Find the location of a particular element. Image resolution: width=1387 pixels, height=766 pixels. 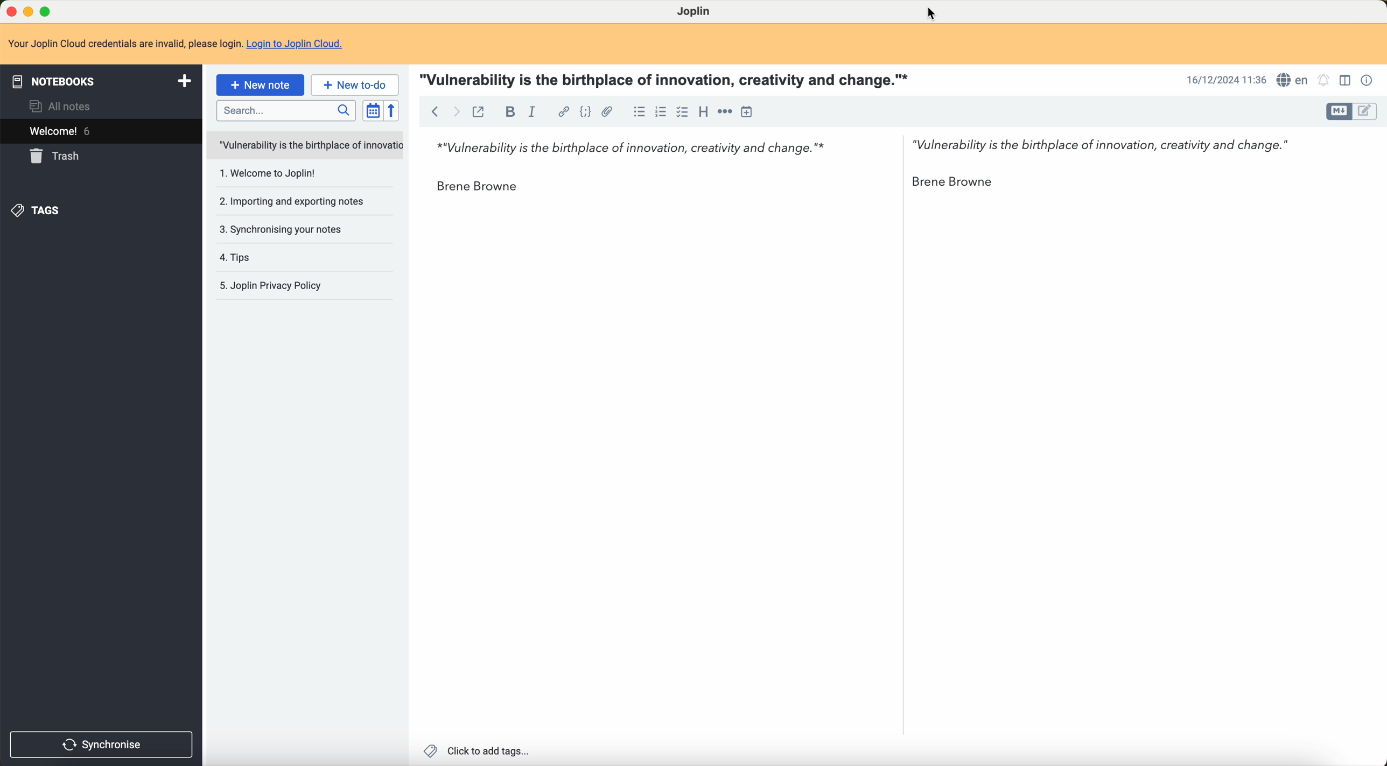

bulleted list is located at coordinates (637, 112).